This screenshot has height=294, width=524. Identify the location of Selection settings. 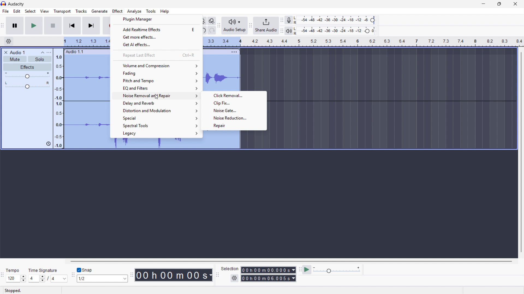
(234, 278).